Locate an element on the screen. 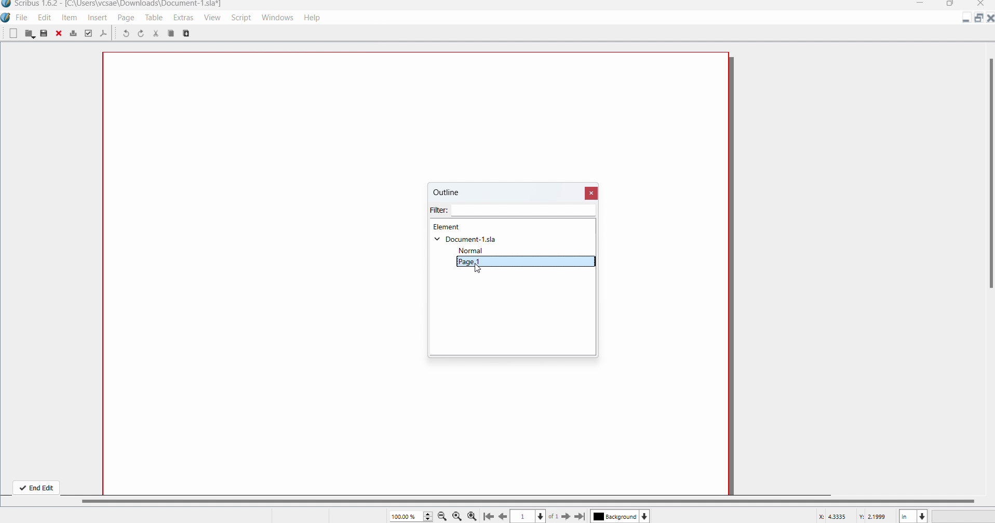 The height and width of the screenshot is (523, 995).  is located at coordinates (158, 33).